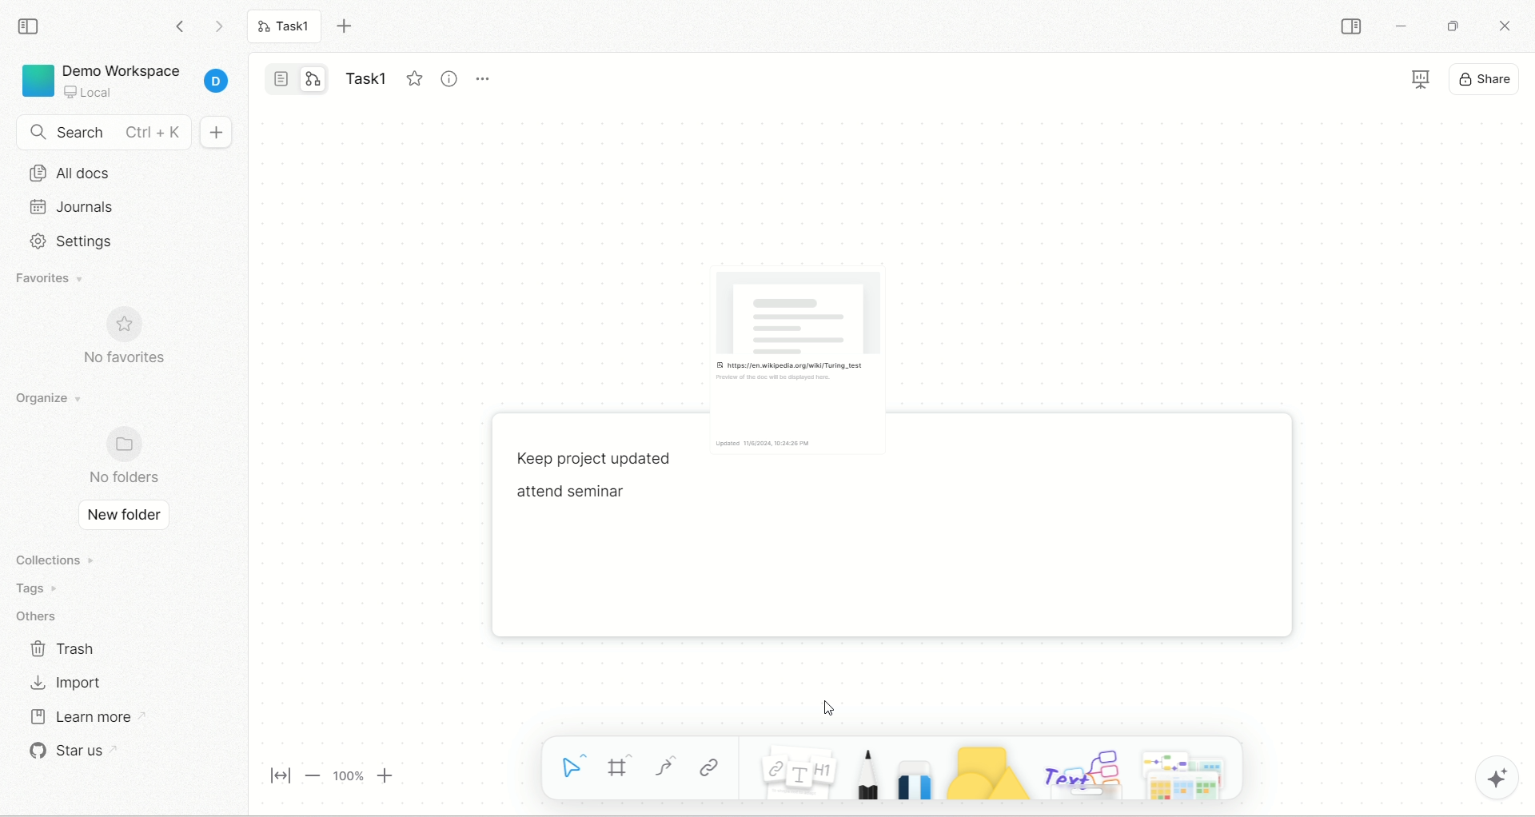  What do you see at coordinates (42, 613) in the screenshot?
I see `others` at bounding box center [42, 613].